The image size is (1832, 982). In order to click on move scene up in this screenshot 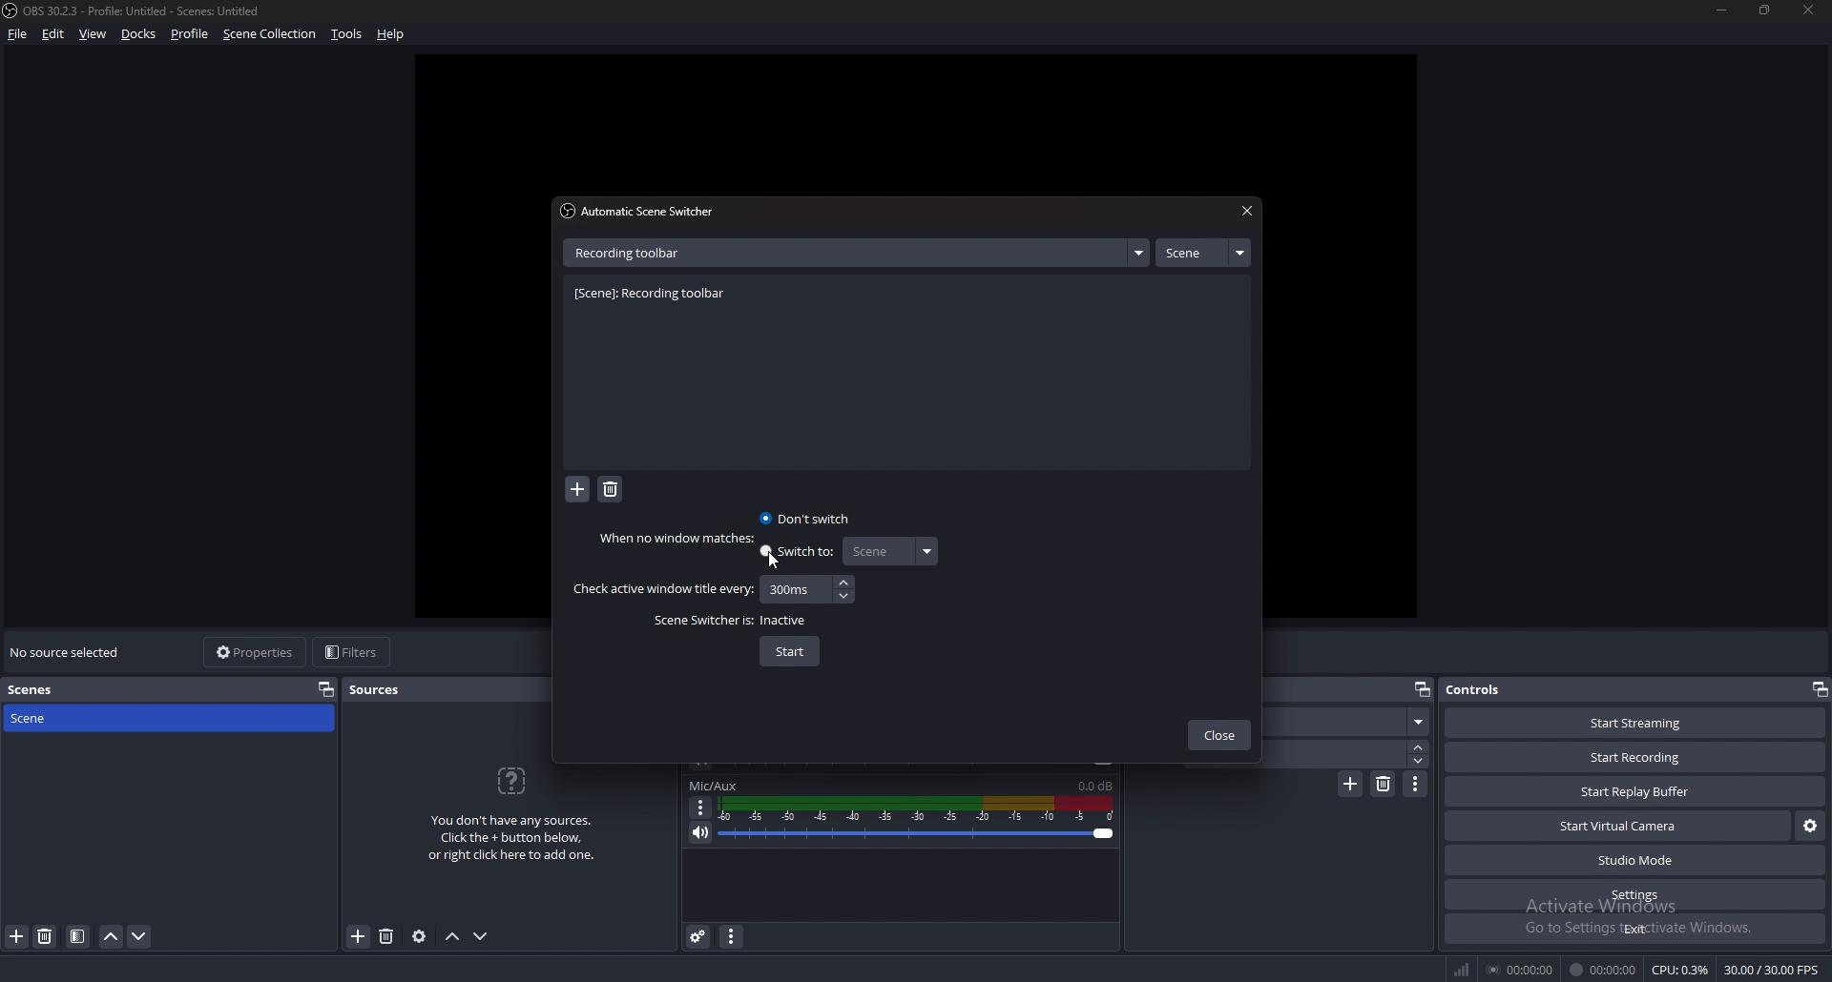, I will do `click(113, 936)`.